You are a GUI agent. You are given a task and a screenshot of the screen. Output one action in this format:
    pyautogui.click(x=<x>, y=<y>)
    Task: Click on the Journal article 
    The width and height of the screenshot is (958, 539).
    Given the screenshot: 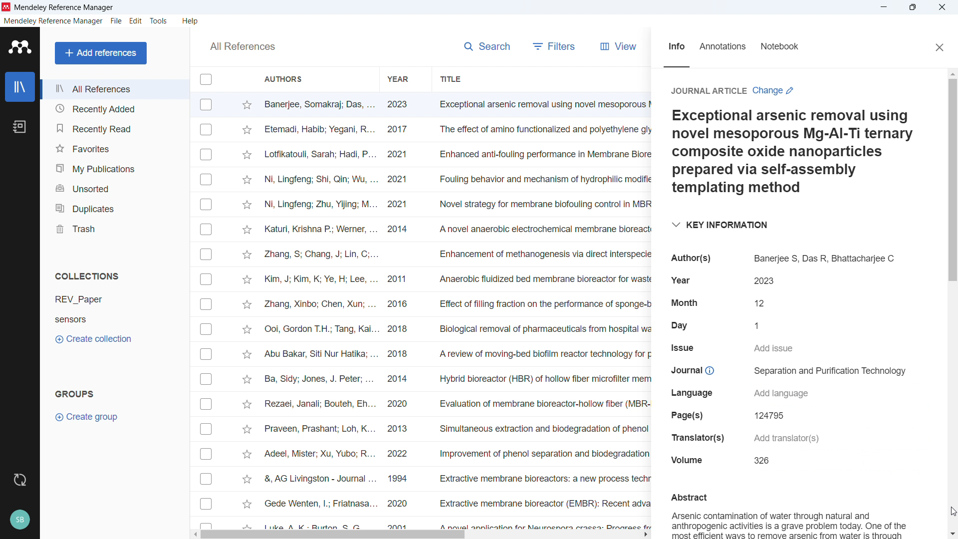 What is the action you would take?
    pyautogui.click(x=709, y=92)
    